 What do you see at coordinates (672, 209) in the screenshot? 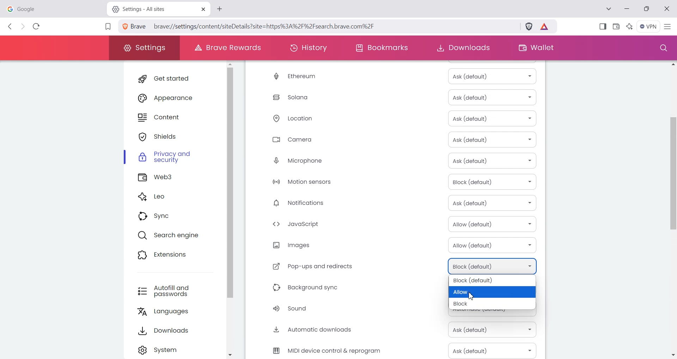
I see `Vertical scroll bar` at bounding box center [672, 209].